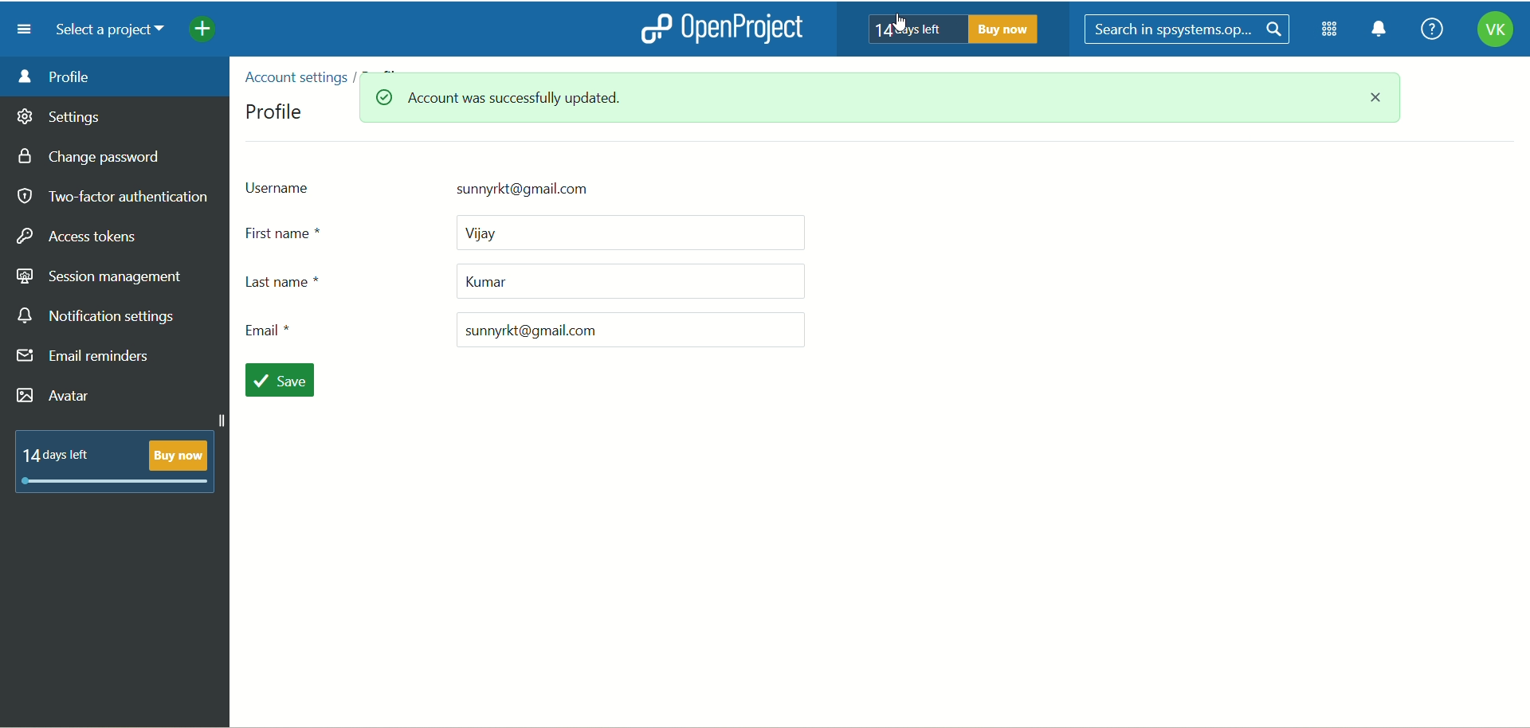 The image size is (1530, 728). What do you see at coordinates (1379, 102) in the screenshot?
I see `close` at bounding box center [1379, 102].